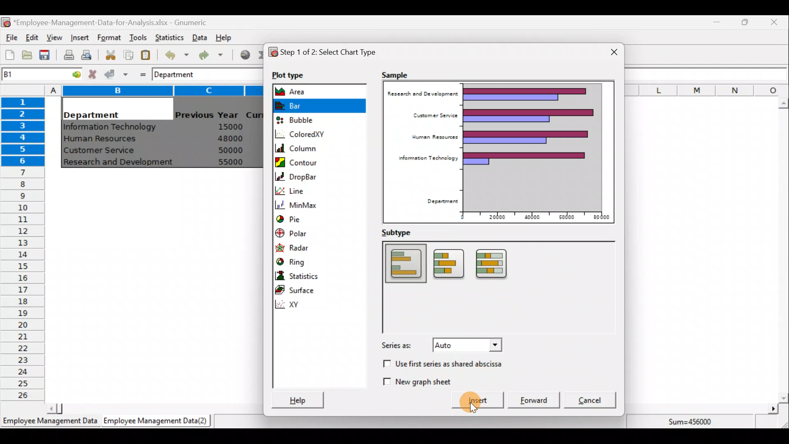 Image resolution: width=789 pixels, height=444 pixels. What do you see at coordinates (694, 423) in the screenshot?
I see `Sum=456000` at bounding box center [694, 423].